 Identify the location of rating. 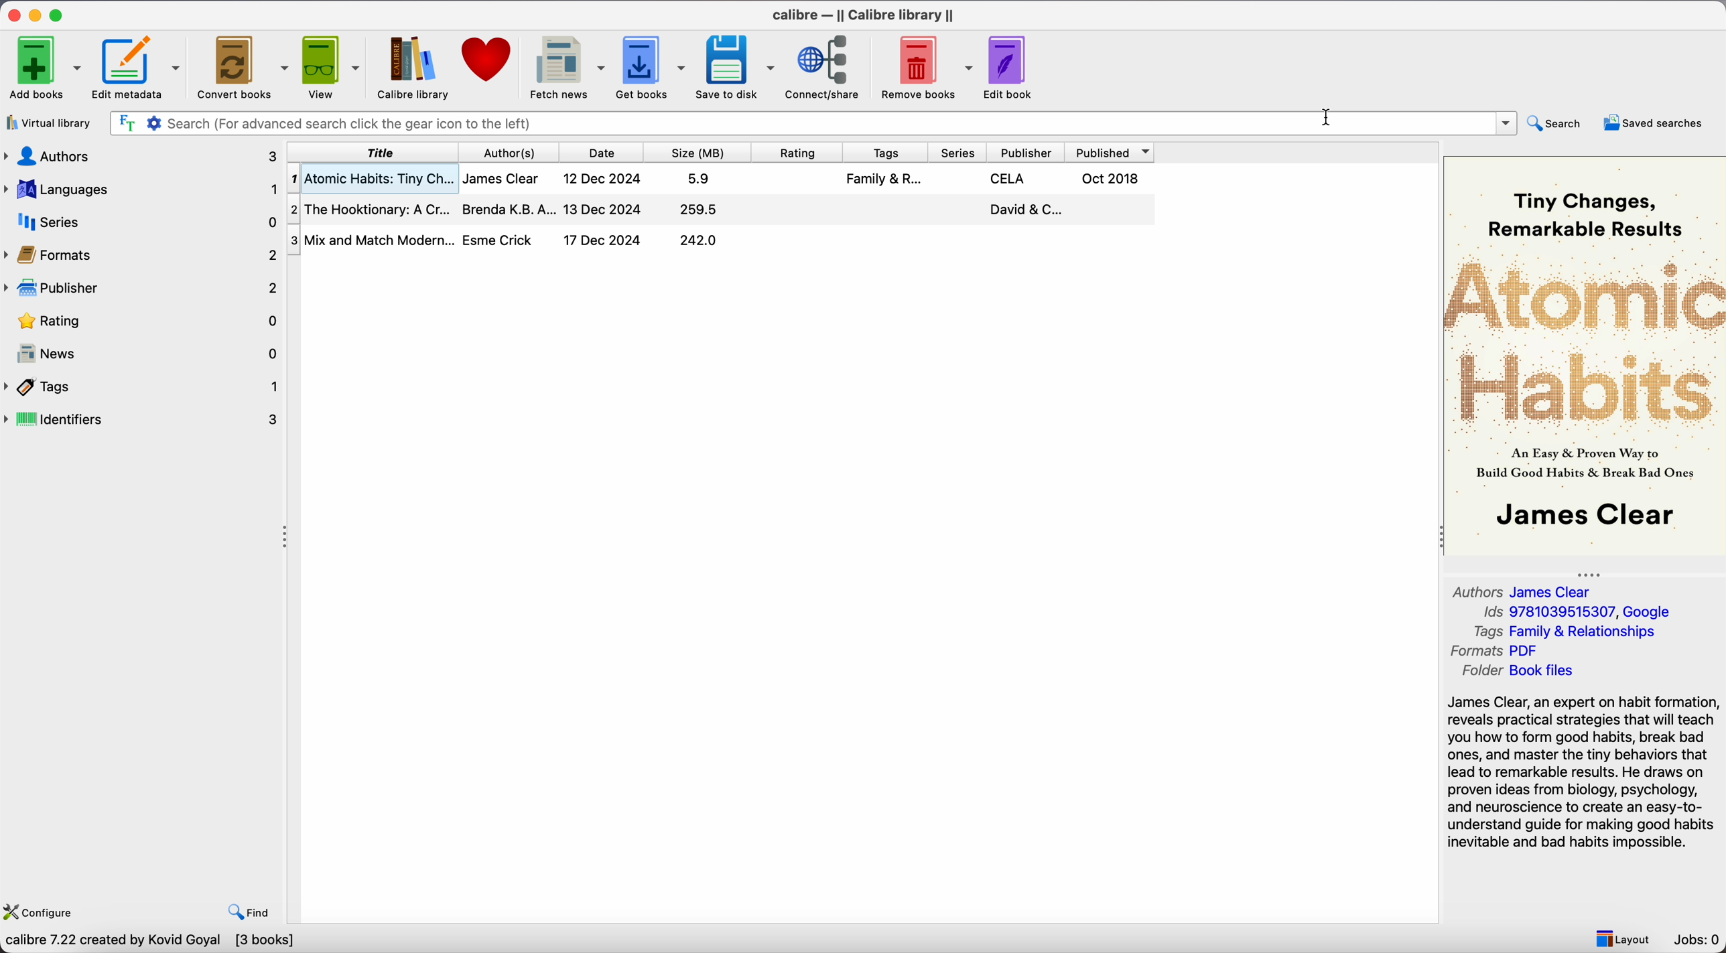
(798, 153).